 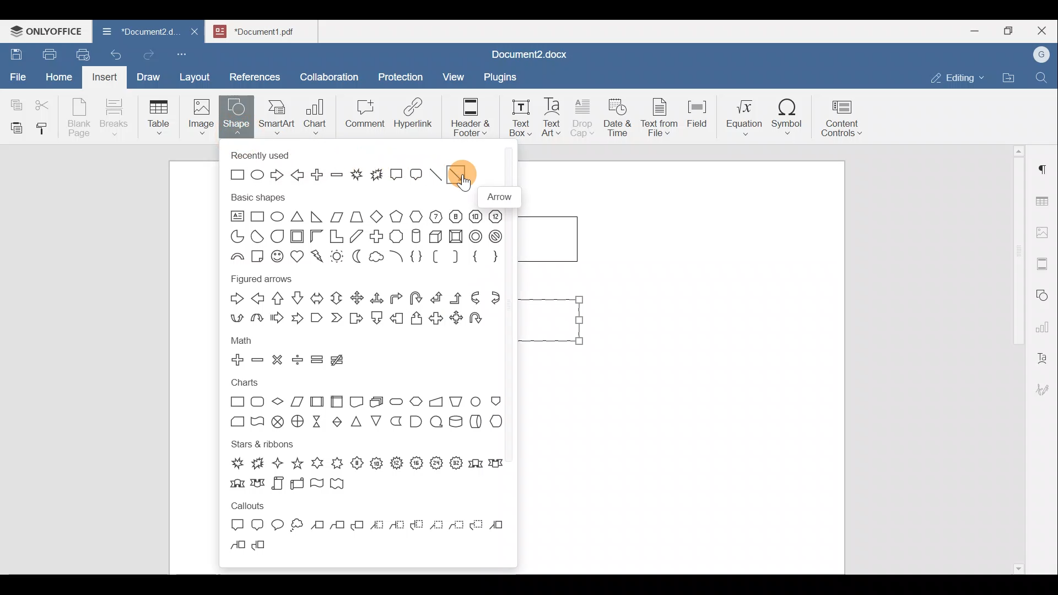 What do you see at coordinates (747, 117) in the screenshot?
I see `Equation` at bounding box center [747, 117].